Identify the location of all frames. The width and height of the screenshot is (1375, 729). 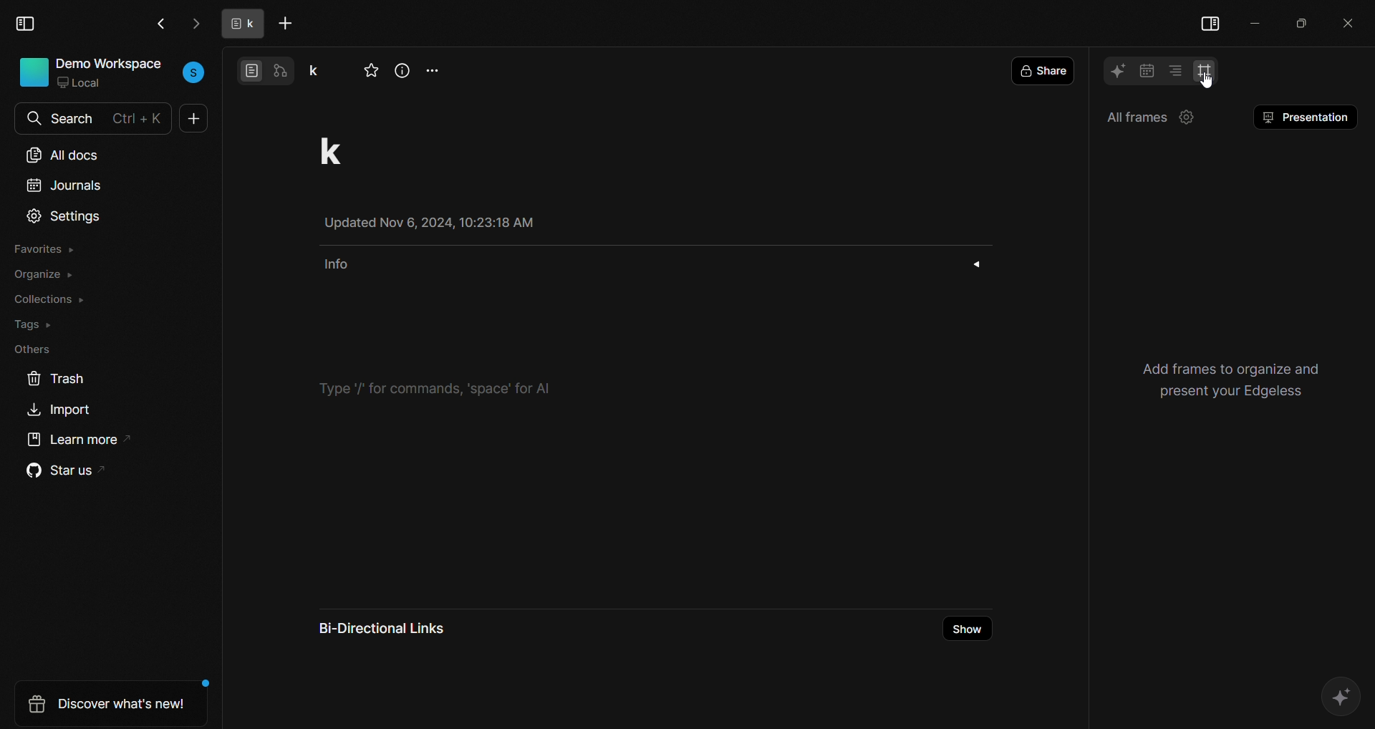
(1134, 117).